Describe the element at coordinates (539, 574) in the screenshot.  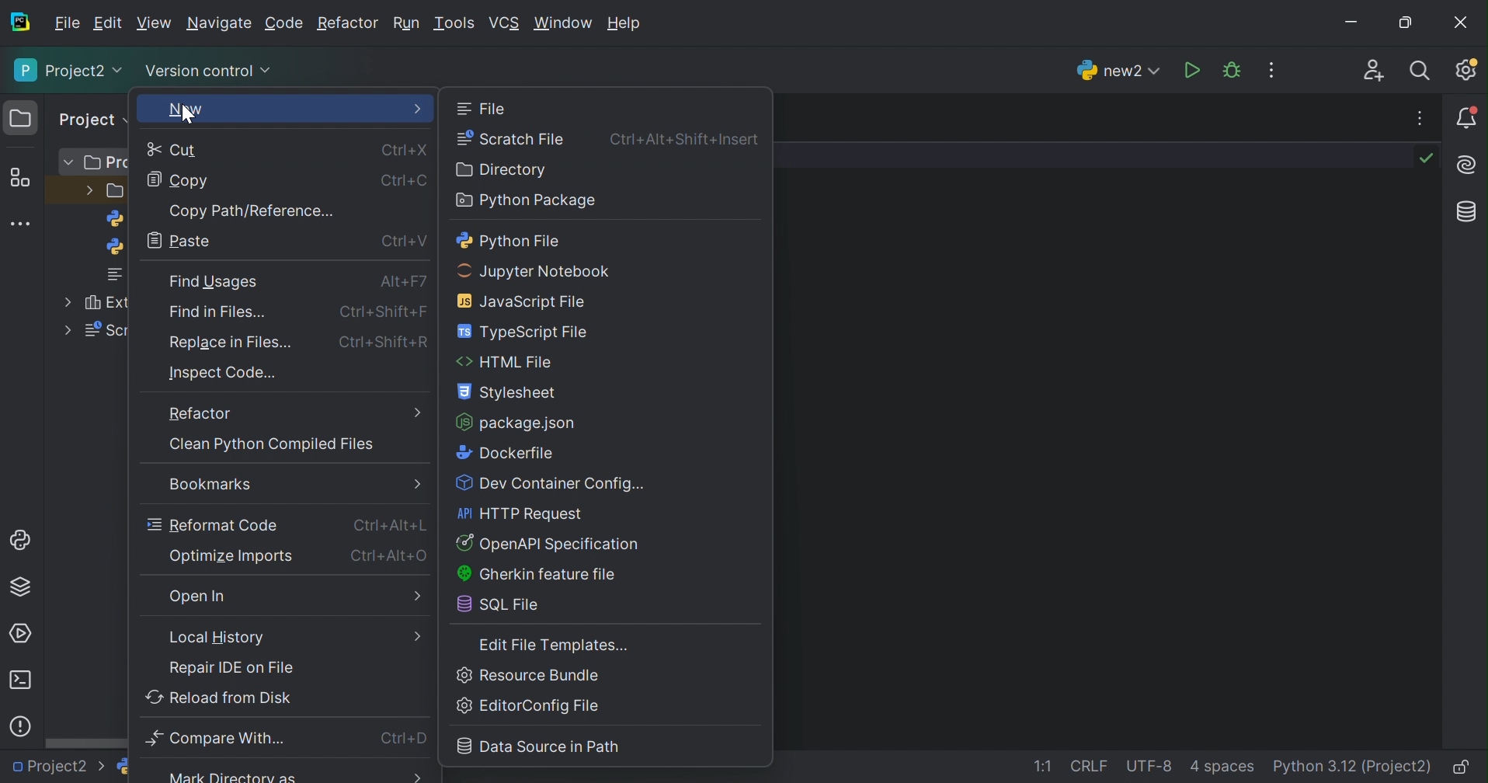
I see `Gherkin feature file` at that location.